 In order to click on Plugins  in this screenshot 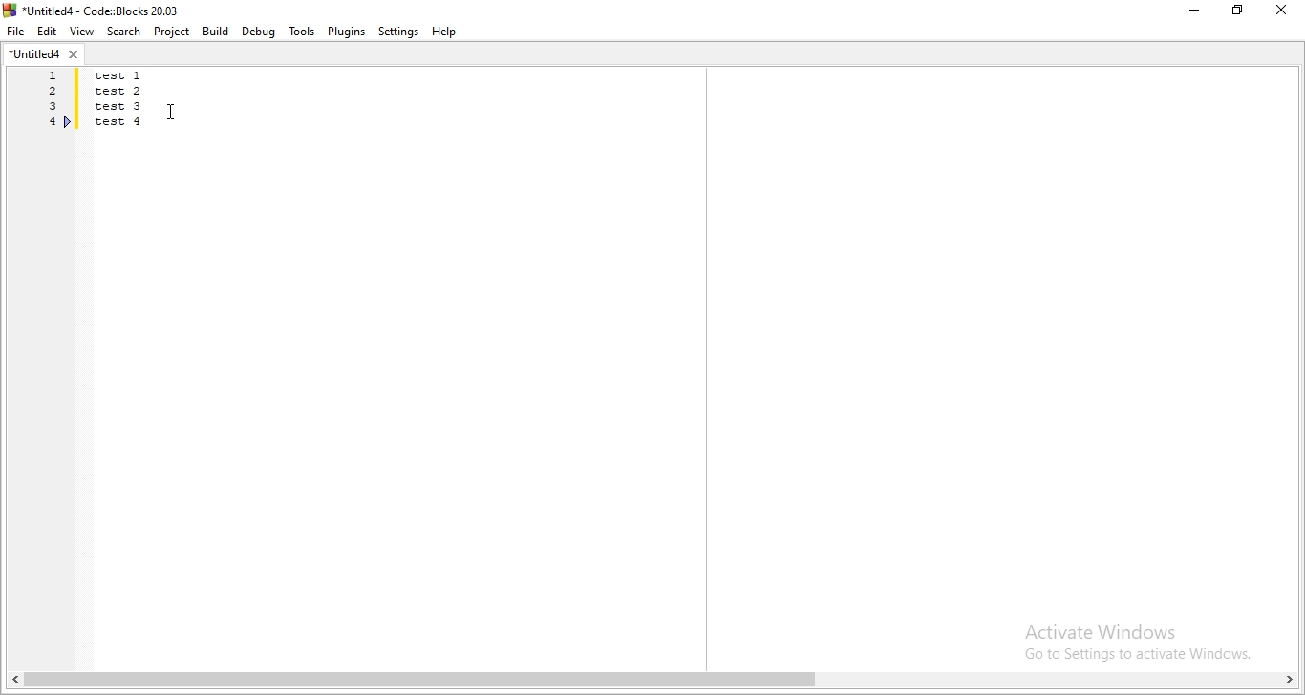, I will do `click(347, 32)`.